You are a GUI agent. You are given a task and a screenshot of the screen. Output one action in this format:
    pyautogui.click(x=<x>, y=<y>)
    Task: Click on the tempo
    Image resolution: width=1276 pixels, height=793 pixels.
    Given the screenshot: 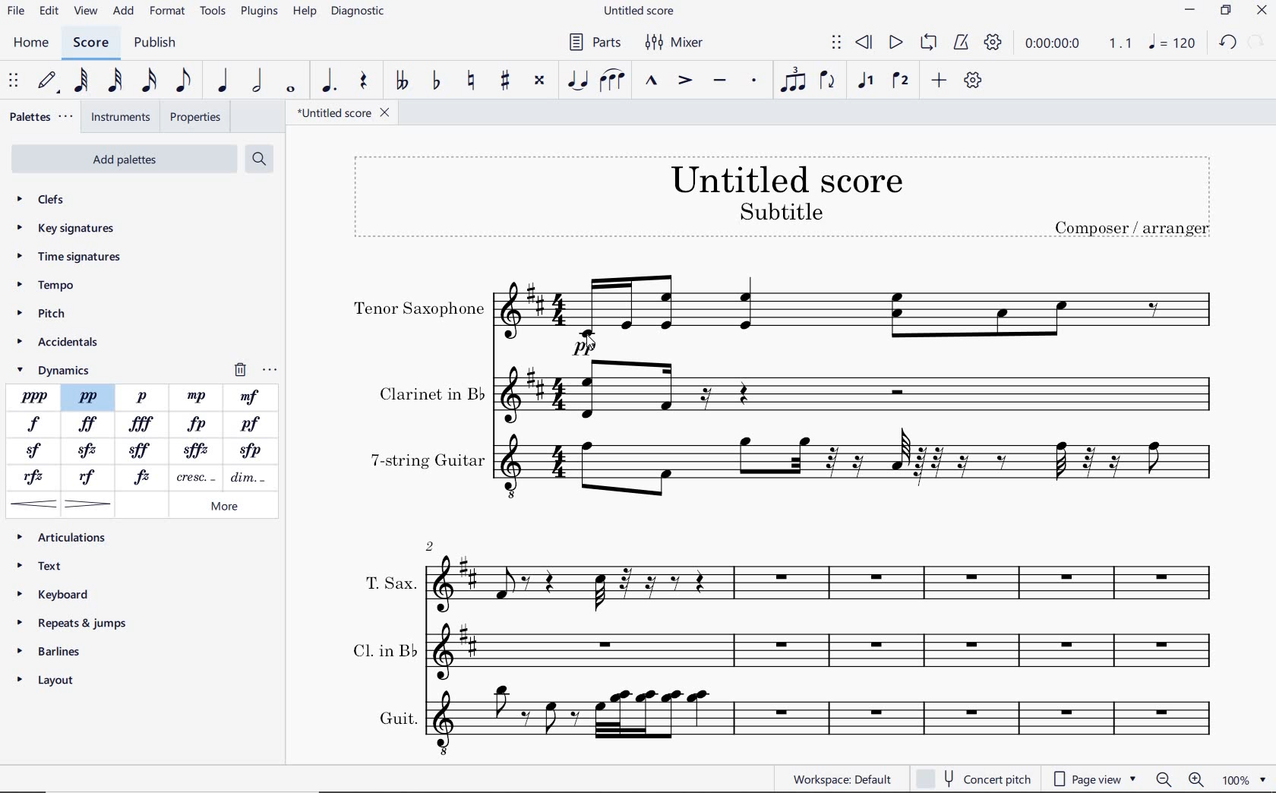 What is the action you would take?
    pyautogui.click(x=49, y=283)
    